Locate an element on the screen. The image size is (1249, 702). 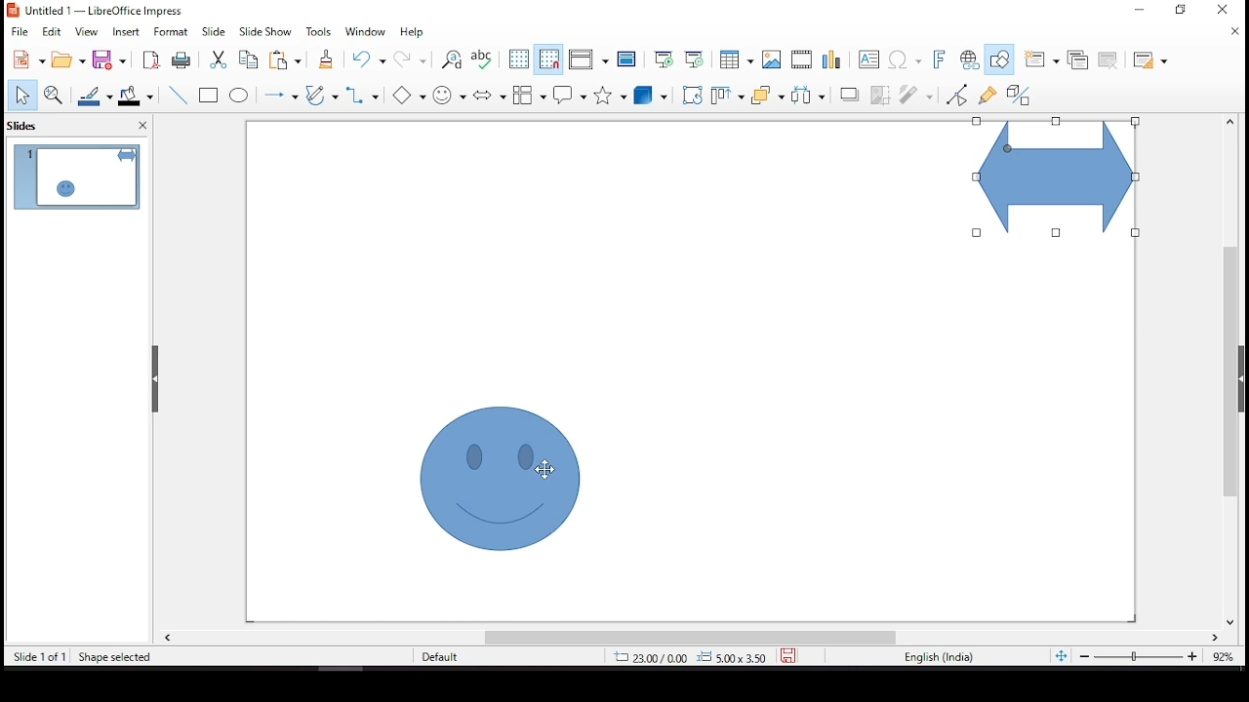
slide layout is located at coordinates (1150, 61).